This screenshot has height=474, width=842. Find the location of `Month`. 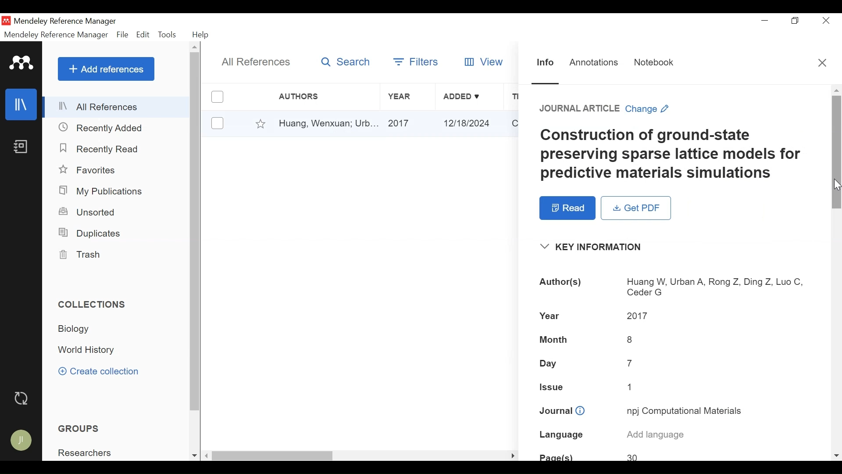

Month is located at coordinates (555, 340).